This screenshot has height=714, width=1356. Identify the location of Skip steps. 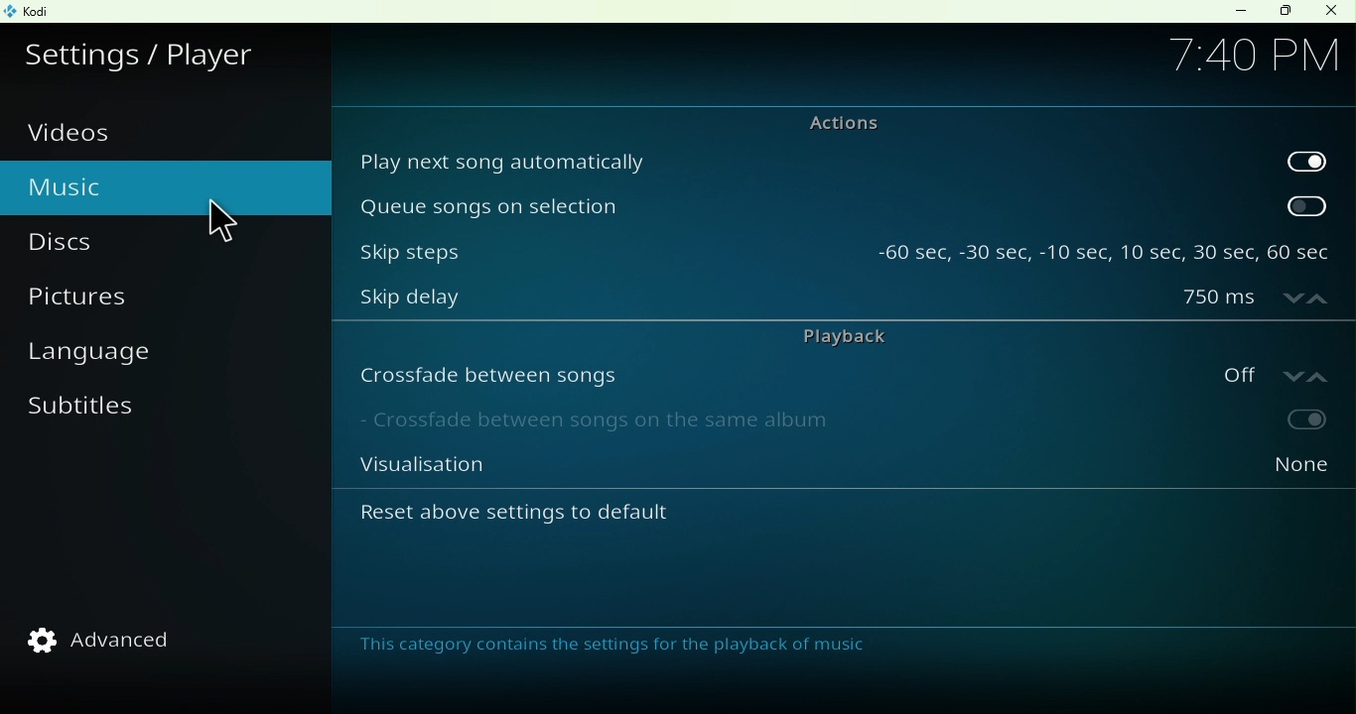
(602, 246).